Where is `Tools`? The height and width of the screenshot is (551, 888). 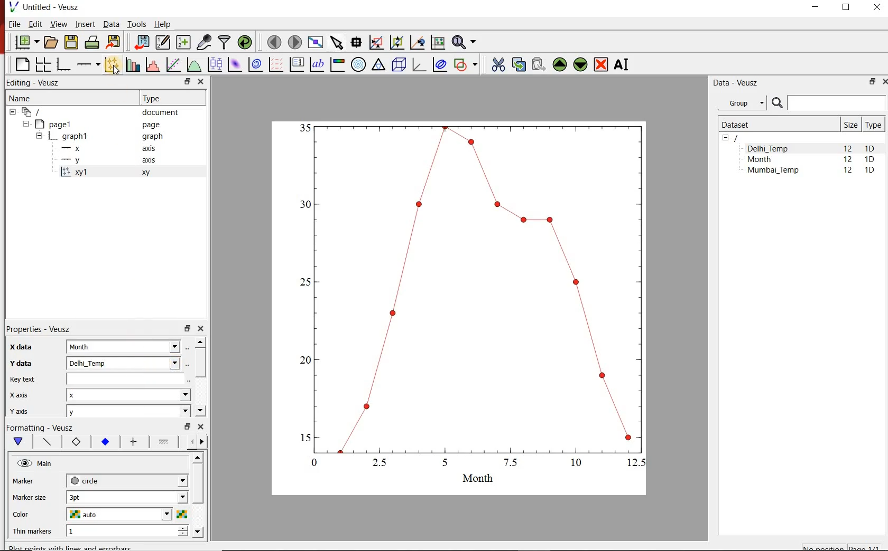 Tools is located at coordinates (137, 24).